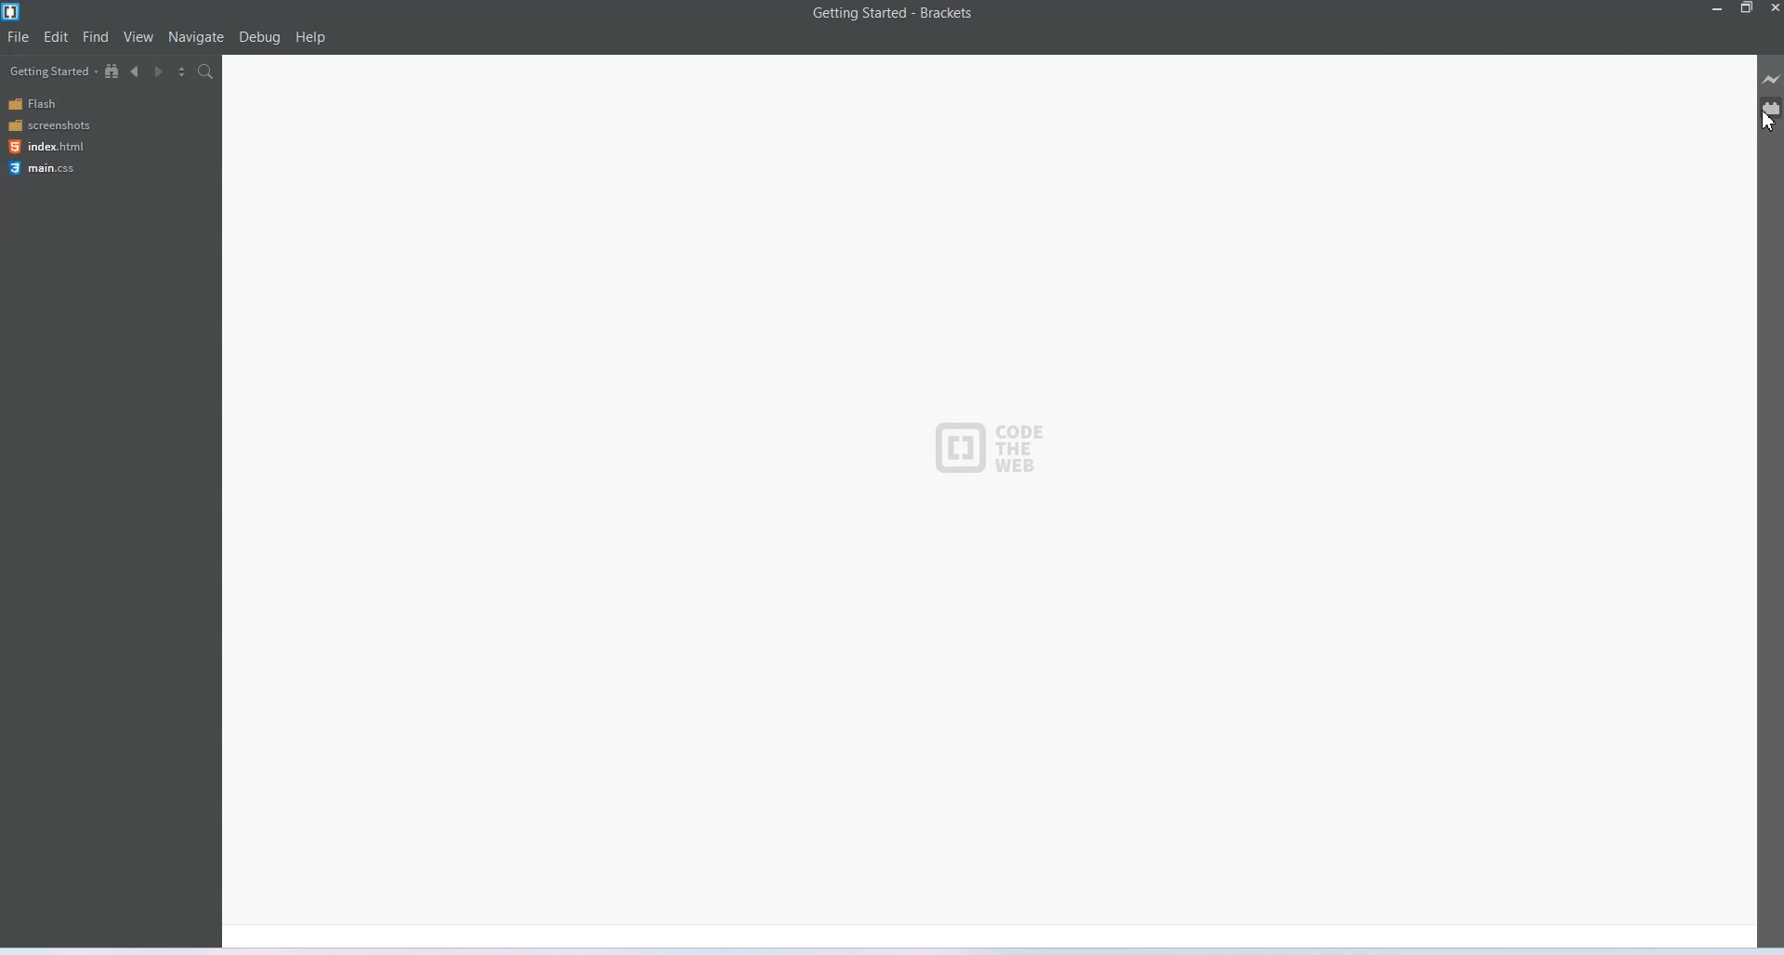  I want to click on Main css, so click(65, 170).